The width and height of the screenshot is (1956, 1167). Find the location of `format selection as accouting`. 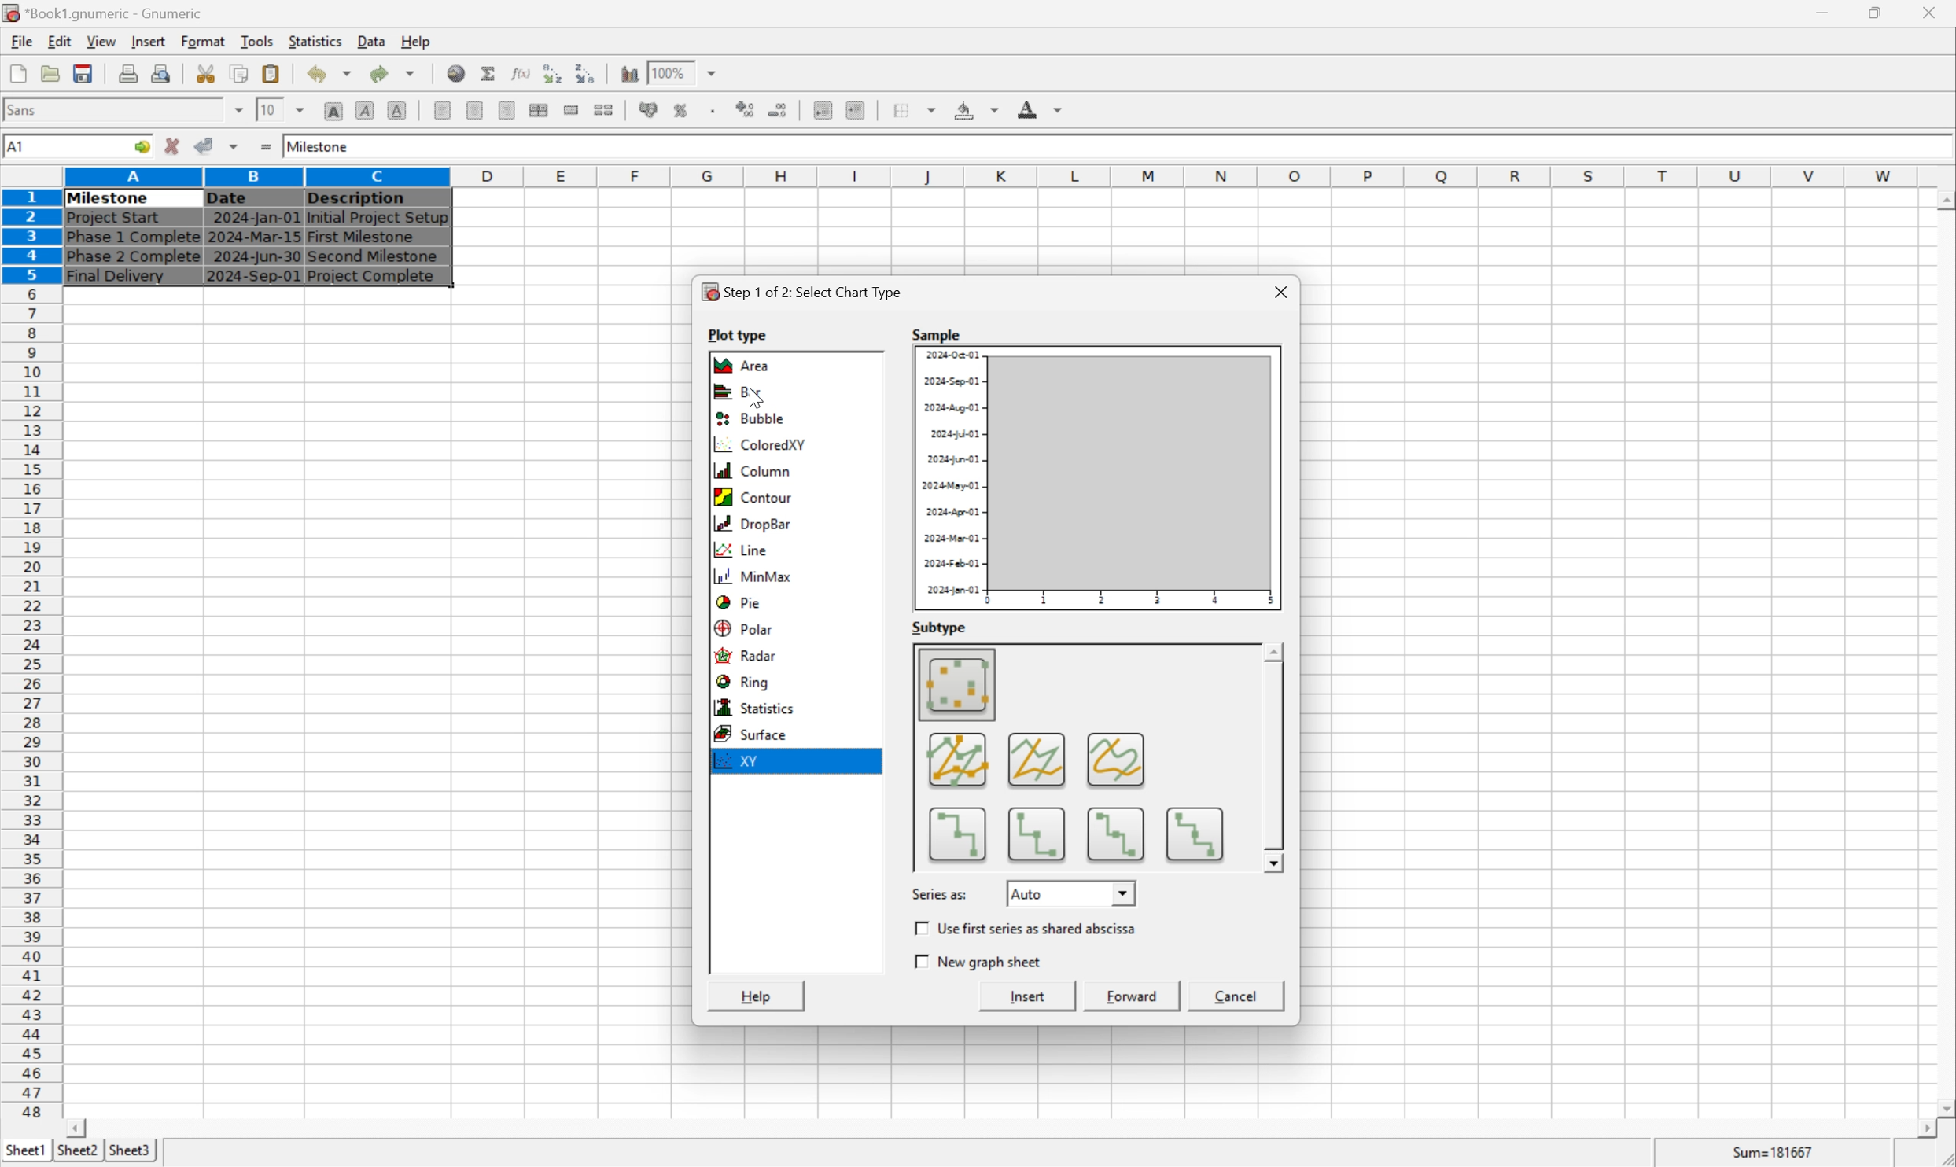

format selection as accouting is located at coordinates (650, 109).